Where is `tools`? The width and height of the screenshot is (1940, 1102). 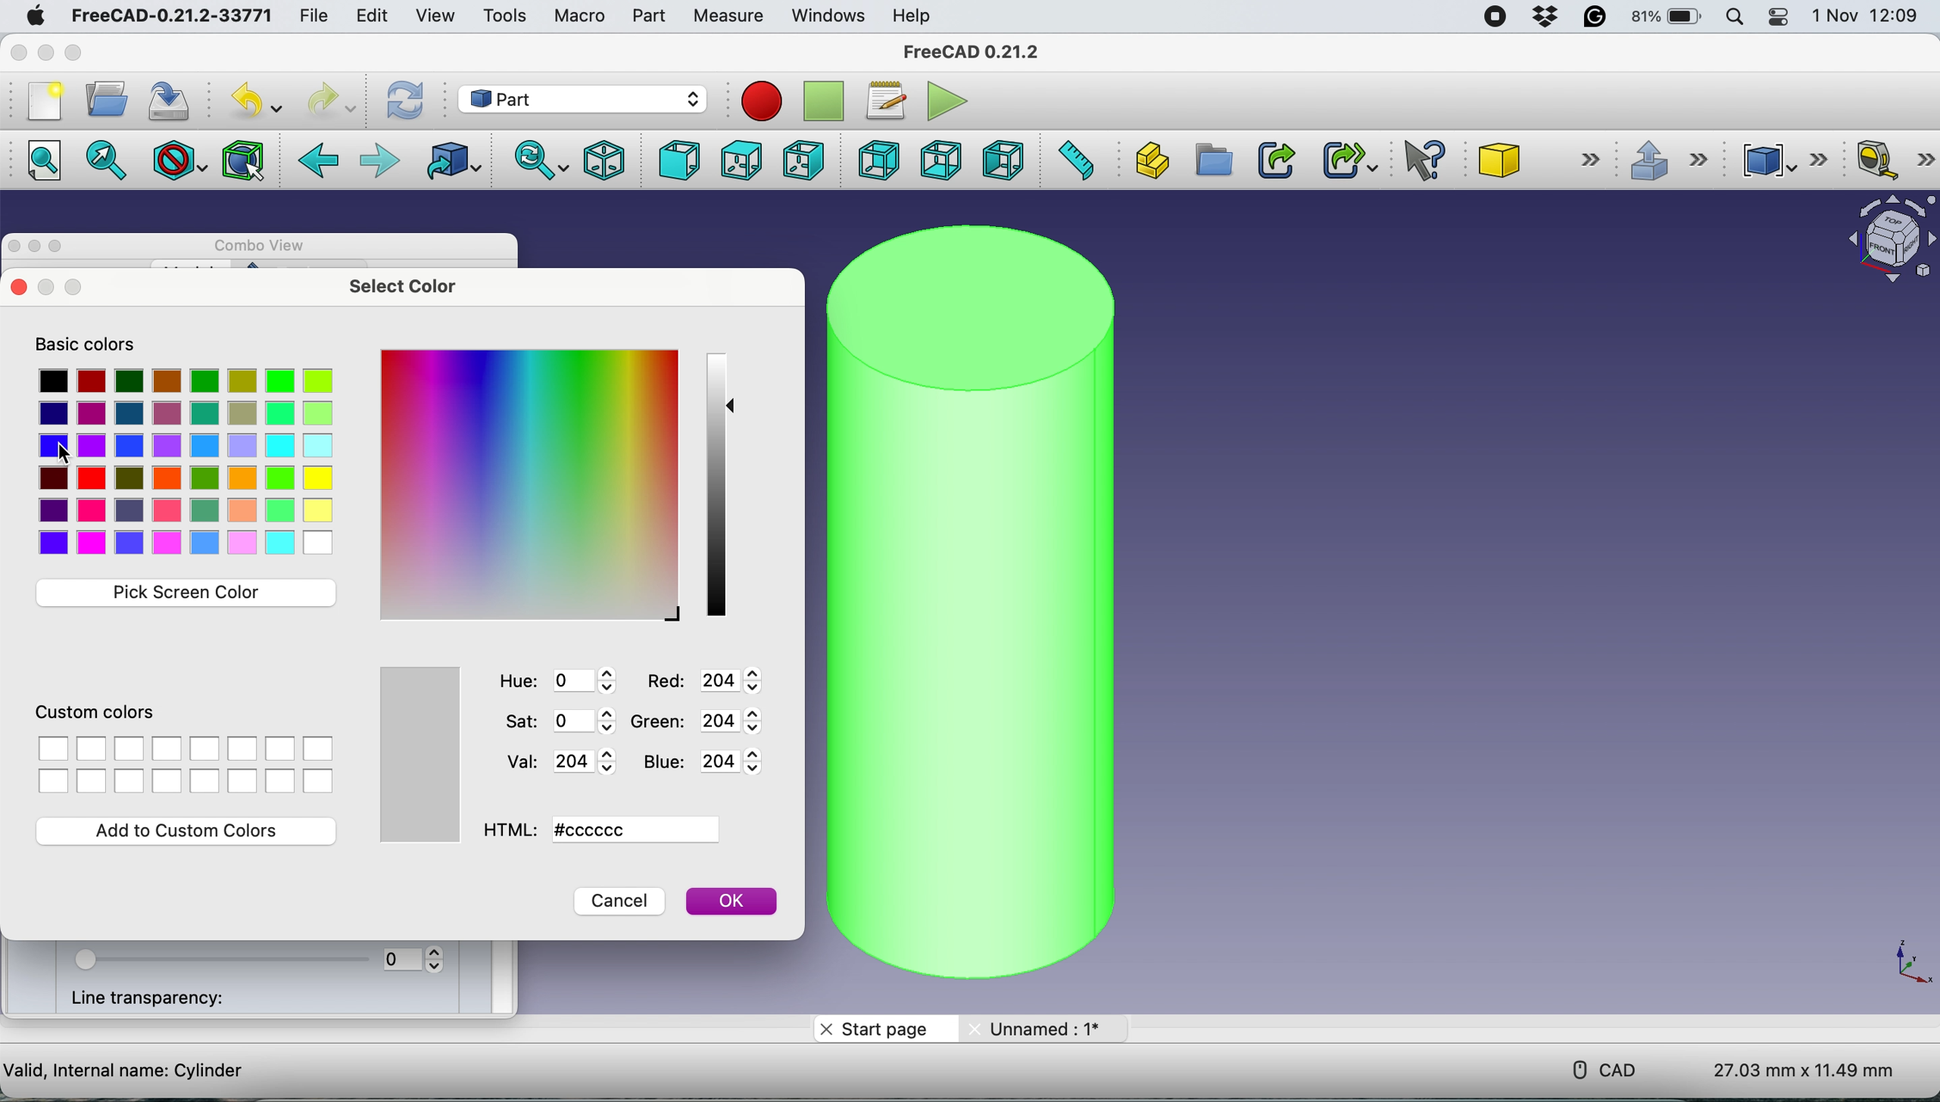
tools is located at coordinates (510, 16).